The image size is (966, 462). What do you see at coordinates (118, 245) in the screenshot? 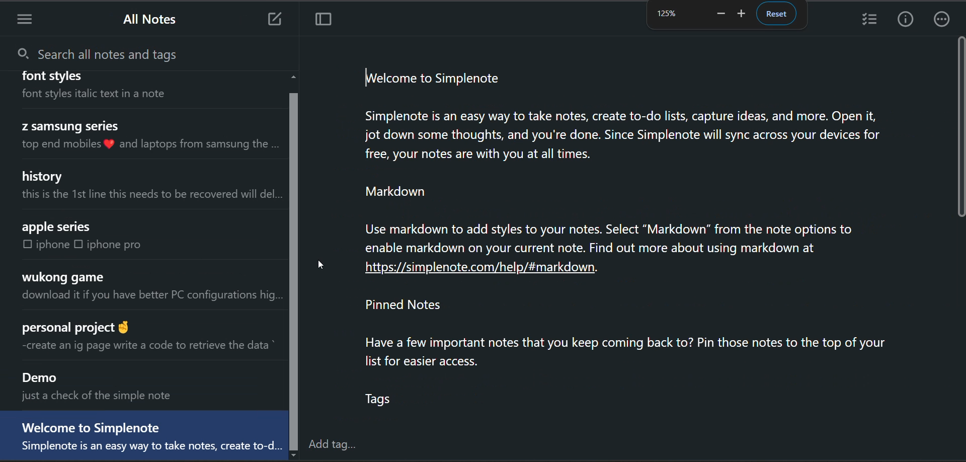
I see `iphone pro` at bounding box center [118, 245].